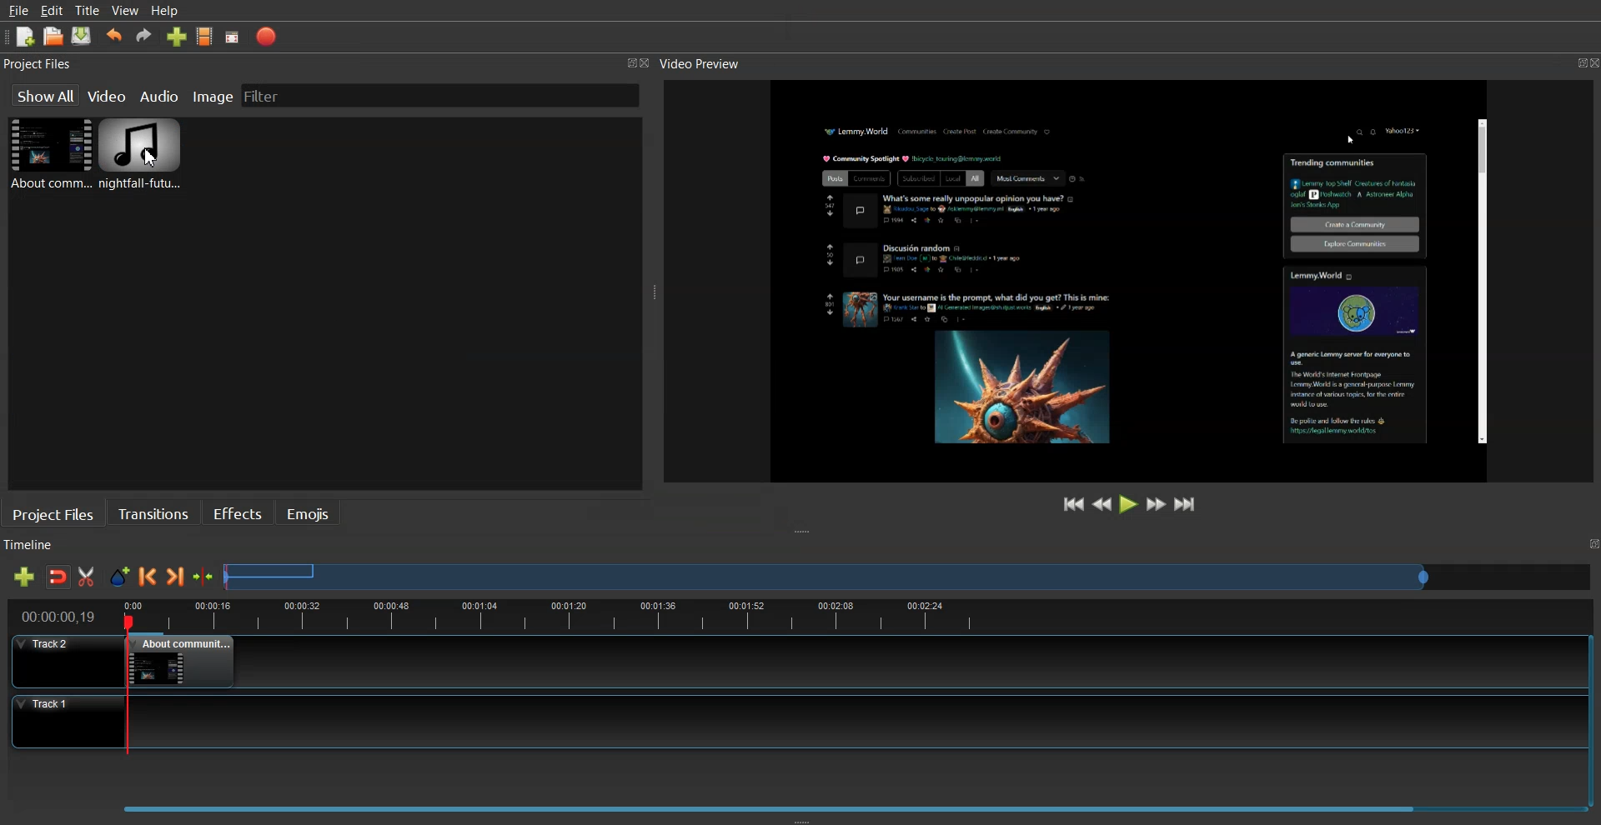  I want to click on New Project, so click(26, 37).